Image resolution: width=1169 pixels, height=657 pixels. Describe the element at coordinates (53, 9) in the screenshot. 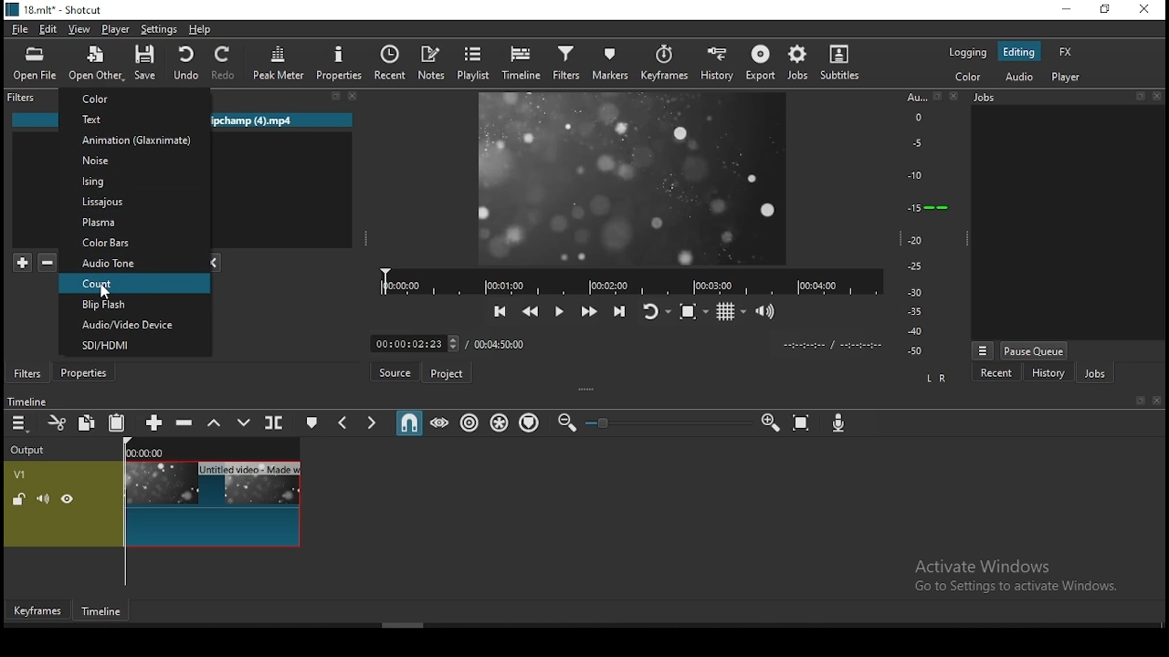

I see `18.mit* - Shotcut` at that location.